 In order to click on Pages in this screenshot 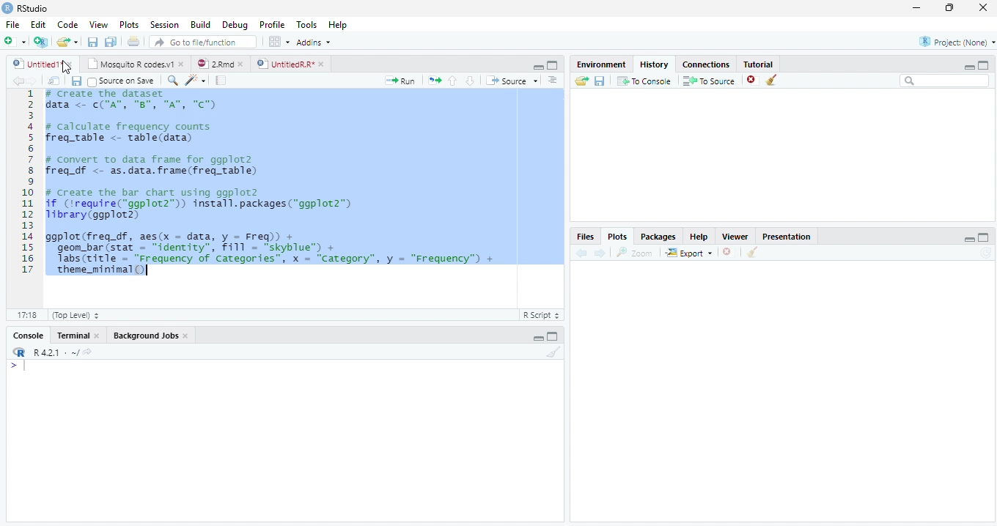, I will do `click(435, 81)`.